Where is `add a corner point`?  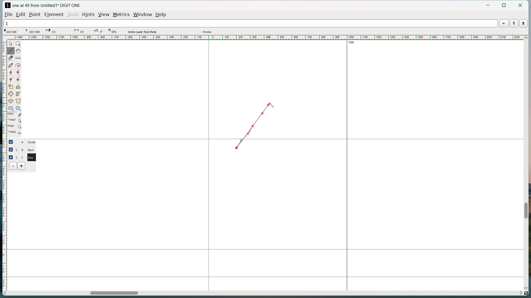
add a corner point is located at coordinates (11, 79).